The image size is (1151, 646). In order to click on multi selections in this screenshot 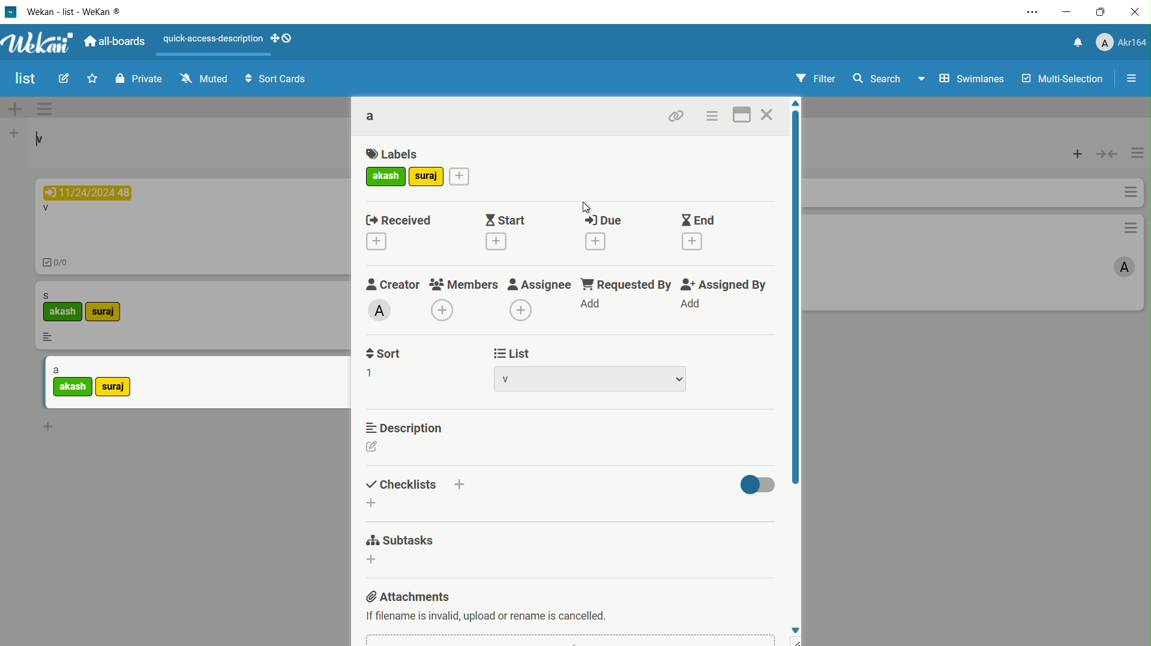, I will do `click(1061, 80)`.